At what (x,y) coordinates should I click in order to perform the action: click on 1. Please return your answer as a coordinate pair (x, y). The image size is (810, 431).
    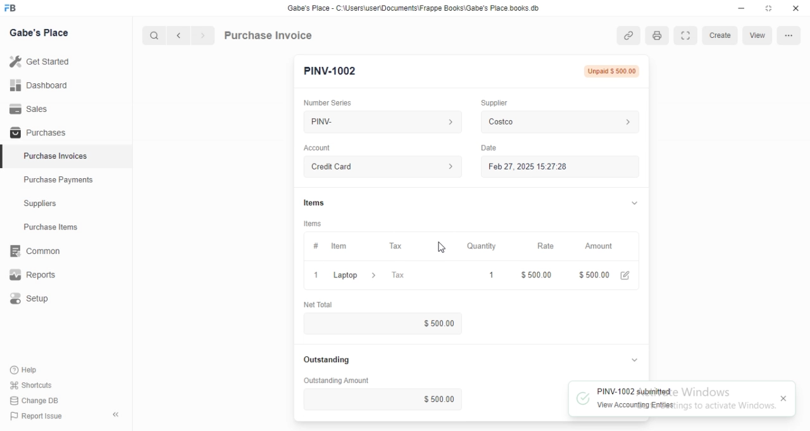
    Looking at the image, I should click on (476, 275).